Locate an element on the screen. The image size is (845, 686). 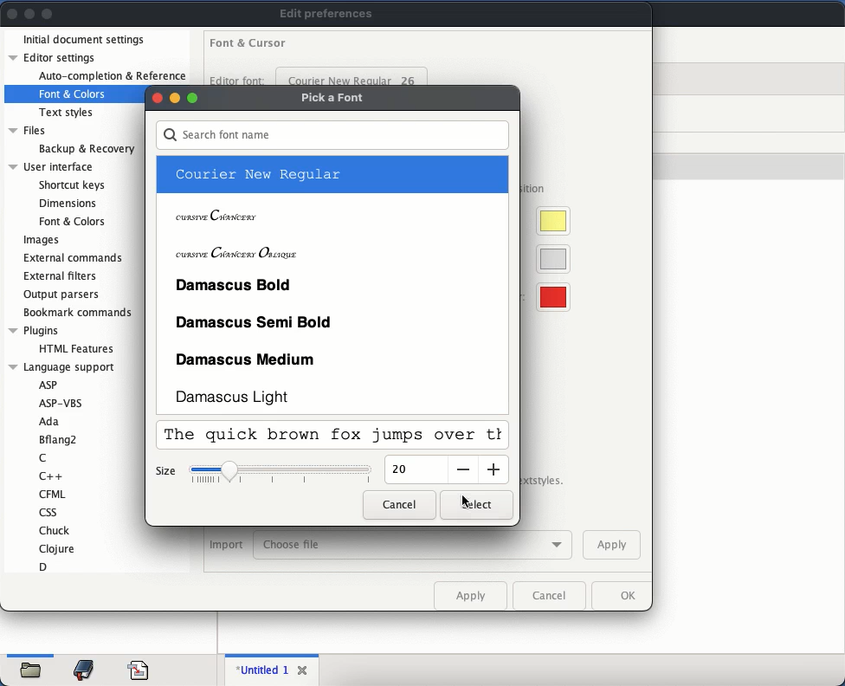
User interface is located at coordinates (50, 165).